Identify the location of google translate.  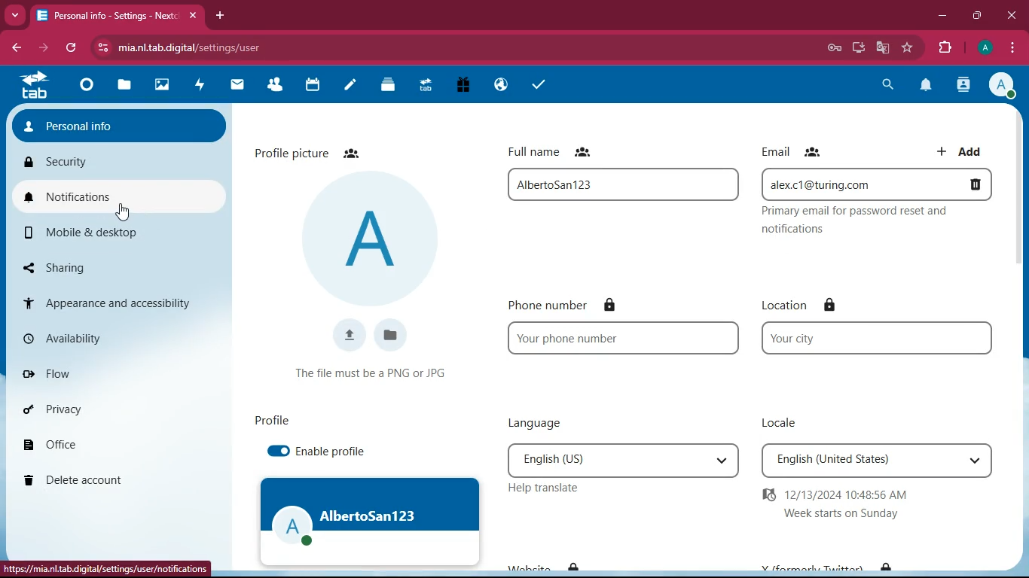
(884, 46).